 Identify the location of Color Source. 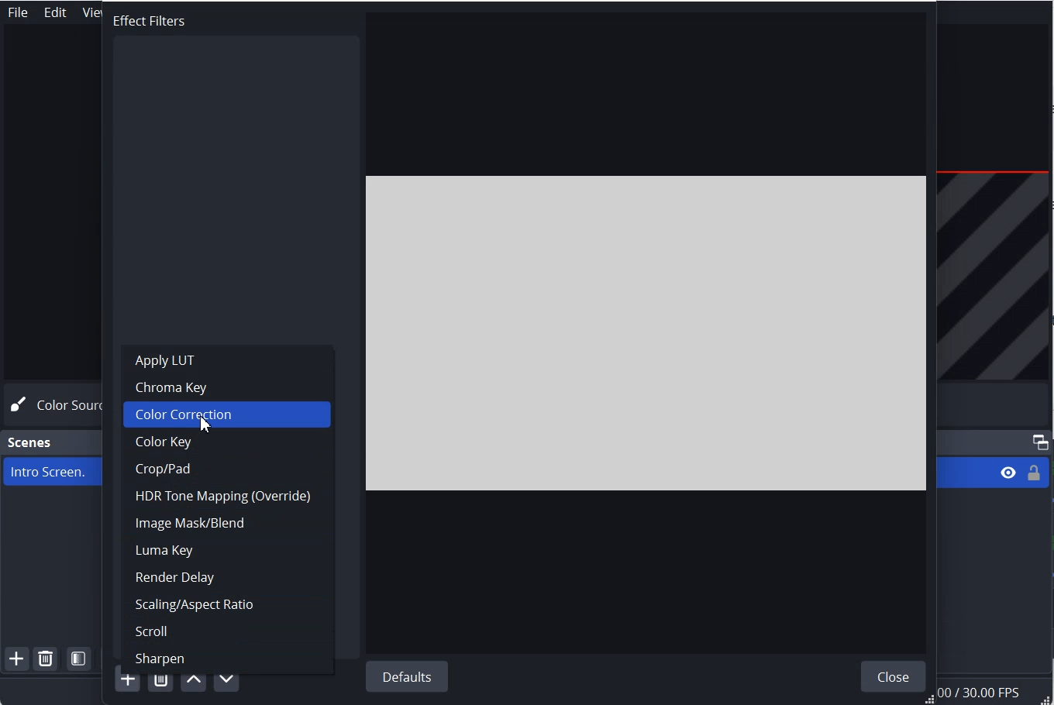
(53, 405).